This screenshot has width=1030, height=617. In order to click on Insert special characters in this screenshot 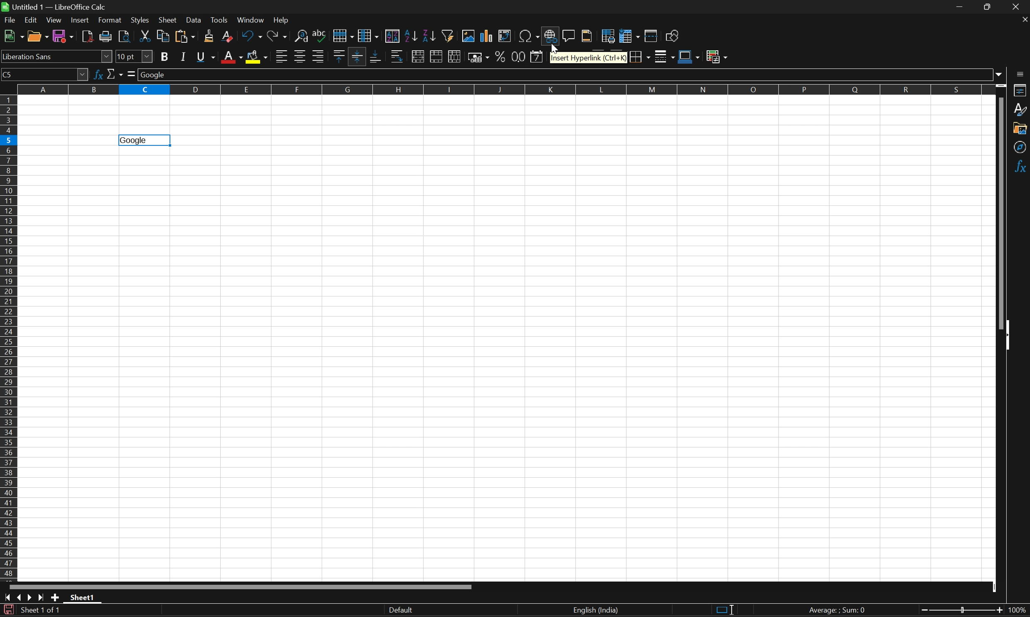, I will do `click(529, 37)`.